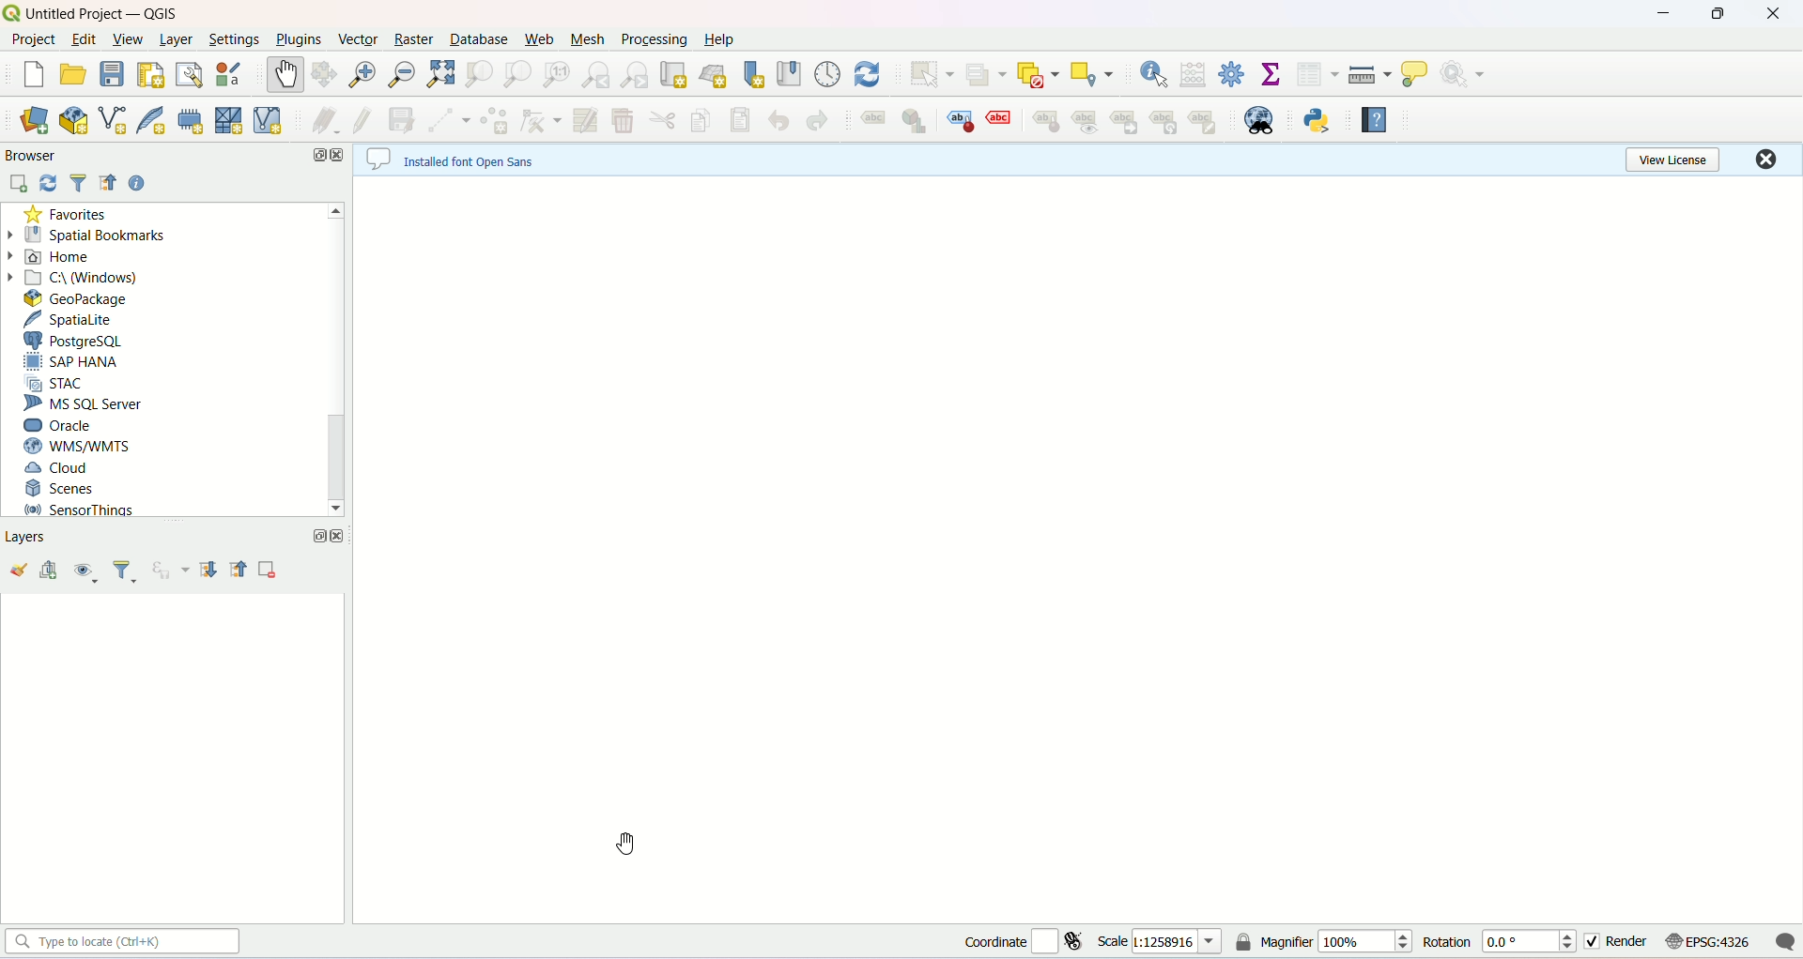 This screenshot has height=959, width=1803. What do you see at coordinates (50, 570) in the screenshot?
I see `add groups` at bounding box center [50, 570].